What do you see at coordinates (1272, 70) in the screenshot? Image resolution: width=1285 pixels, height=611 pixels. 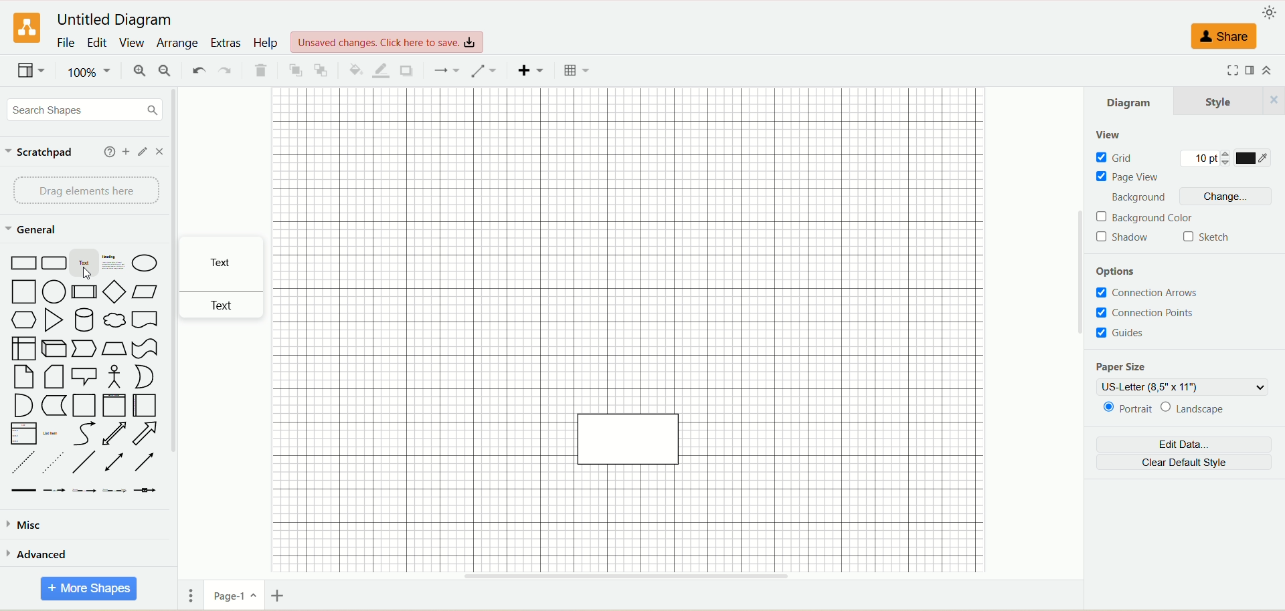 I see `expand/collapse` at bounding box center [1272, 70].